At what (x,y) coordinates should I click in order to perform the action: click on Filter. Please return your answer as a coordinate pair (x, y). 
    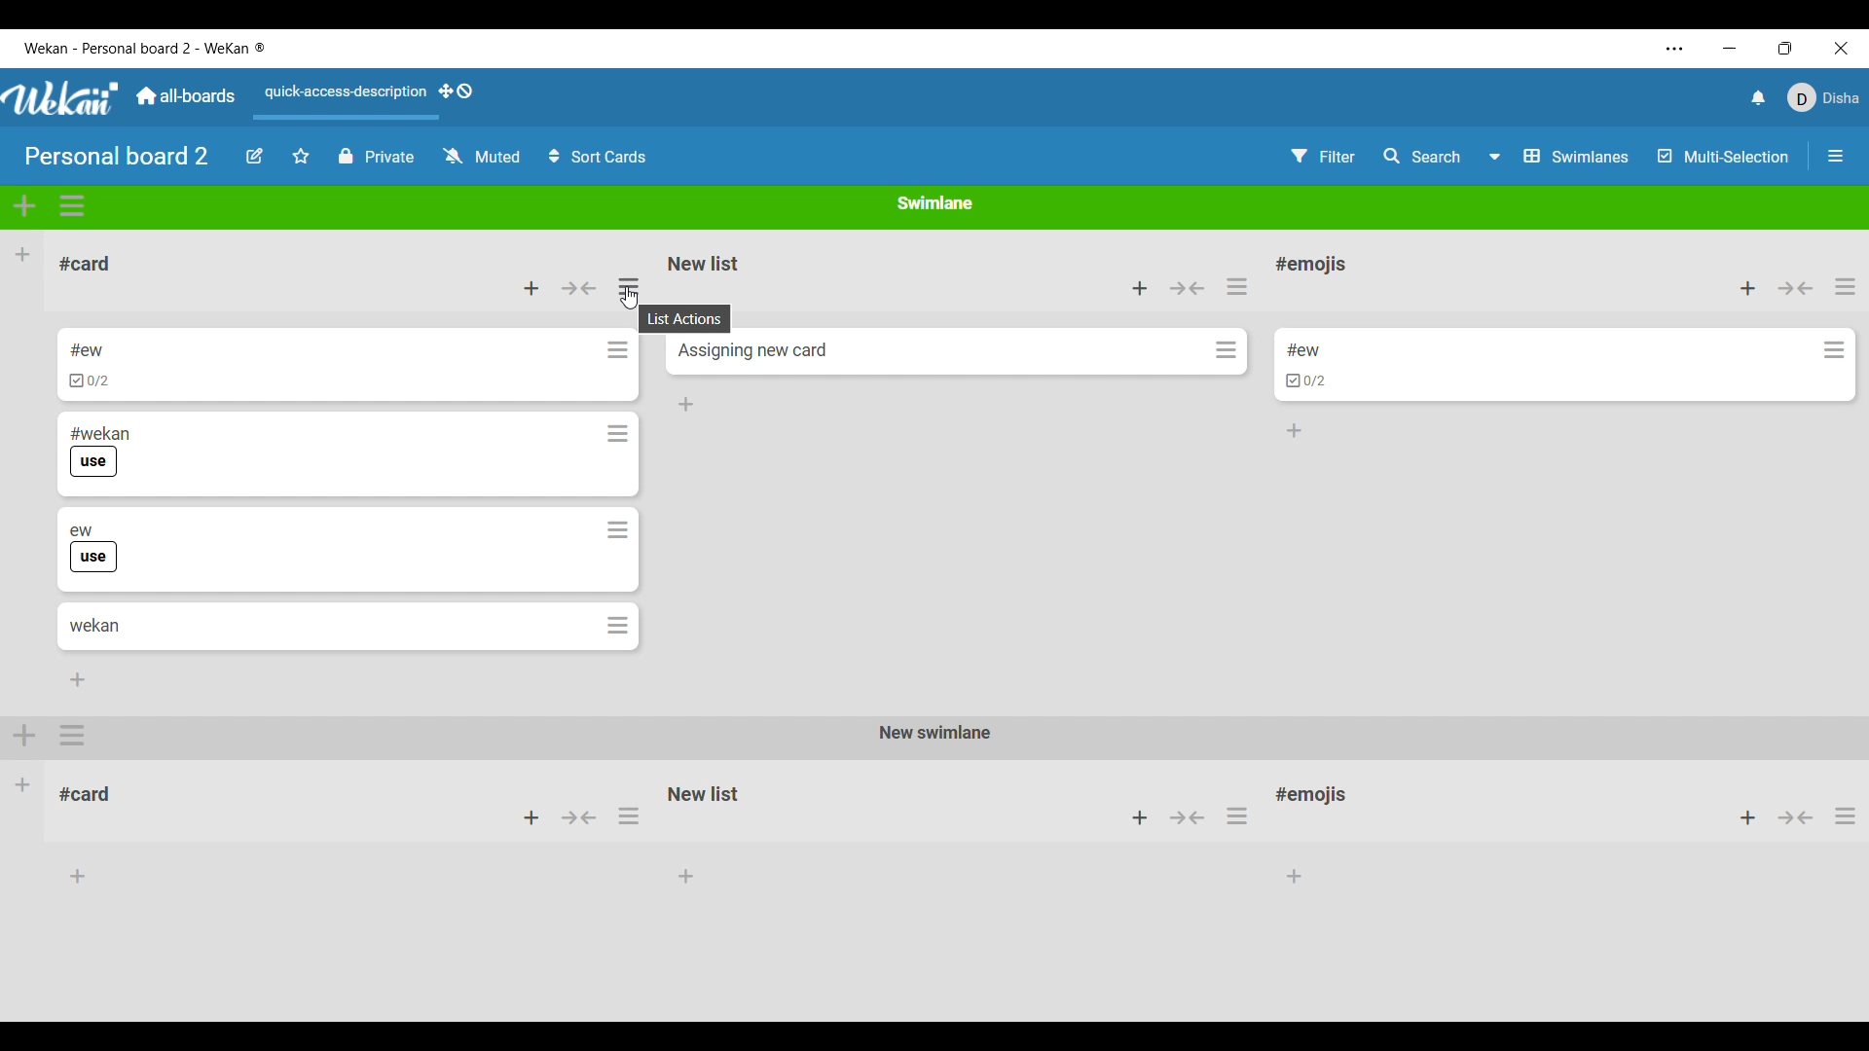
    Looking at the image, I should click on (1323, 157).